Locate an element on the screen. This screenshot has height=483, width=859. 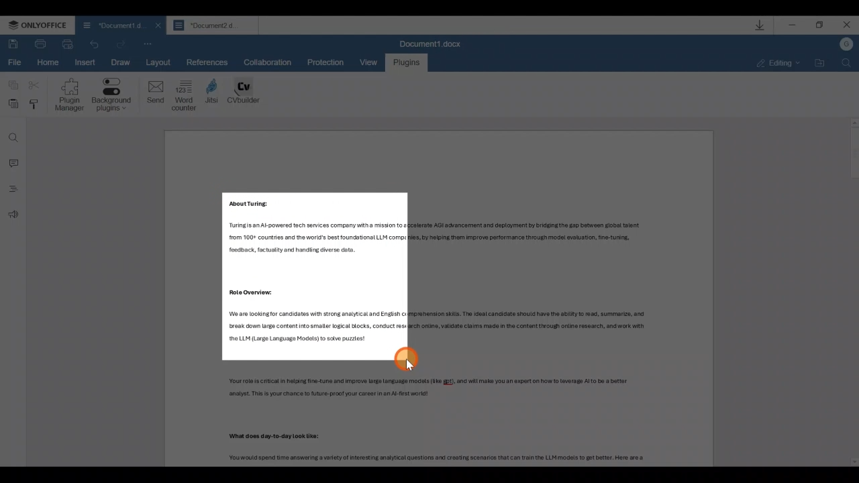
Cursor is located at coordinates (408, 358).